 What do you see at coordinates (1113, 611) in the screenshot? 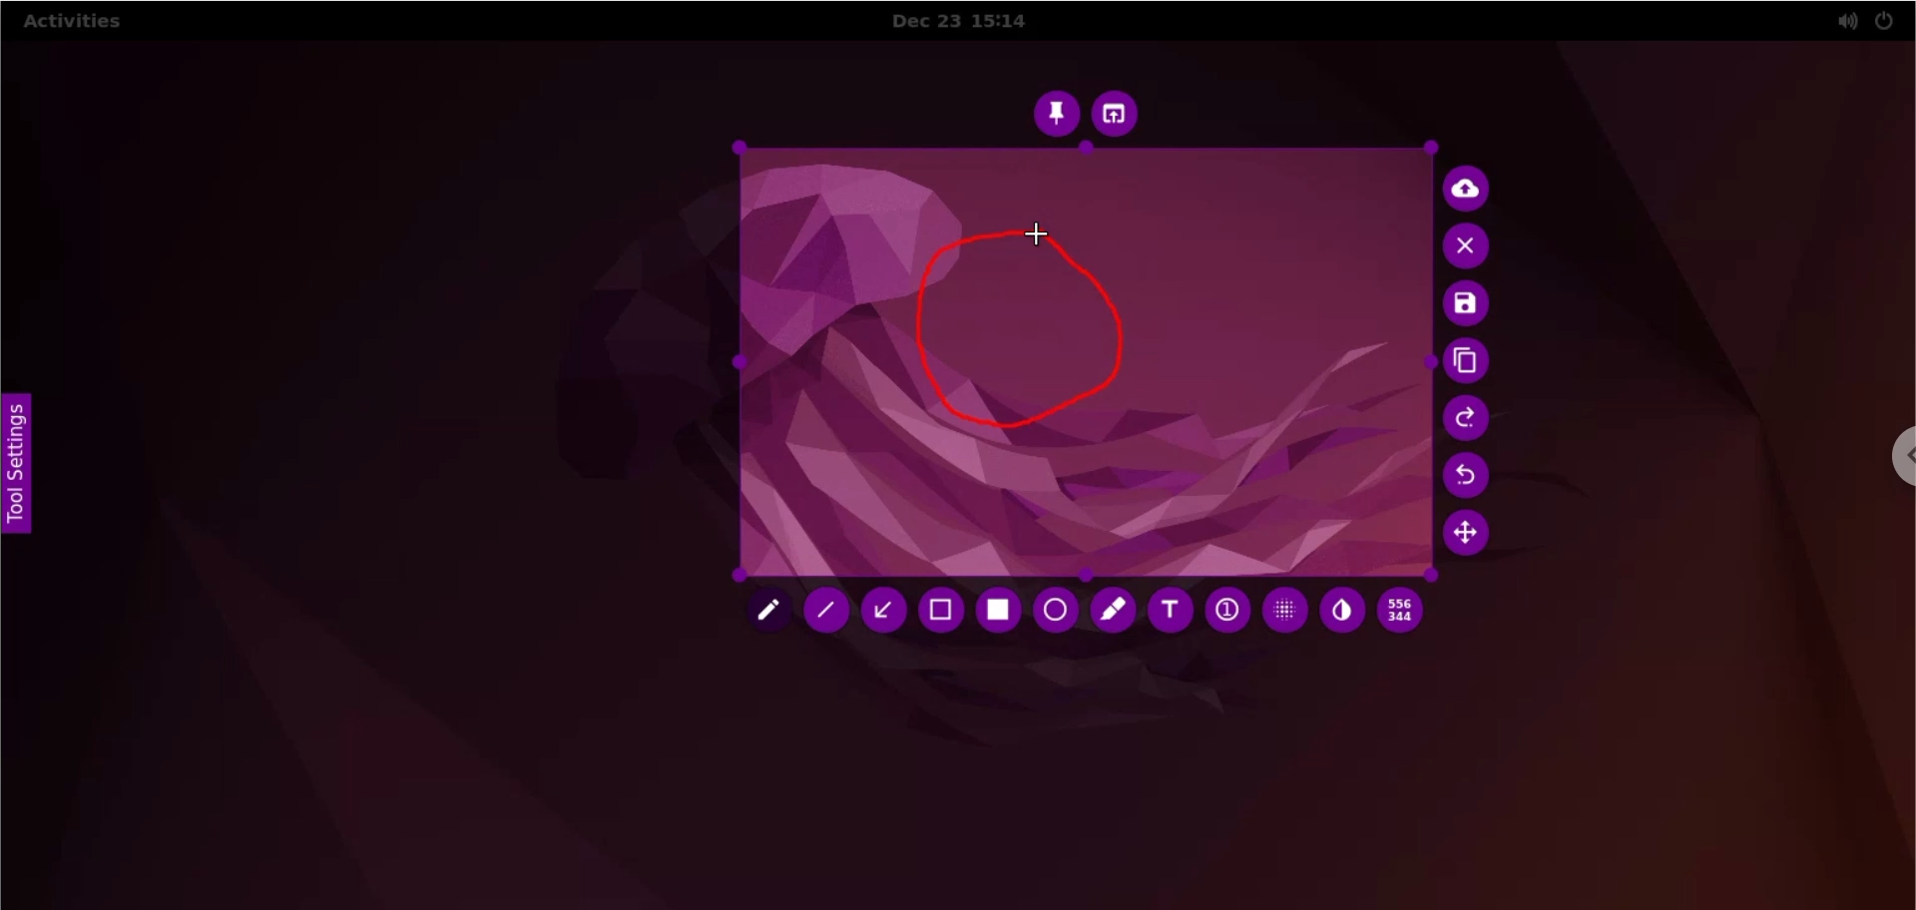
I see `marker tool` at bounding box center [1113, 611].